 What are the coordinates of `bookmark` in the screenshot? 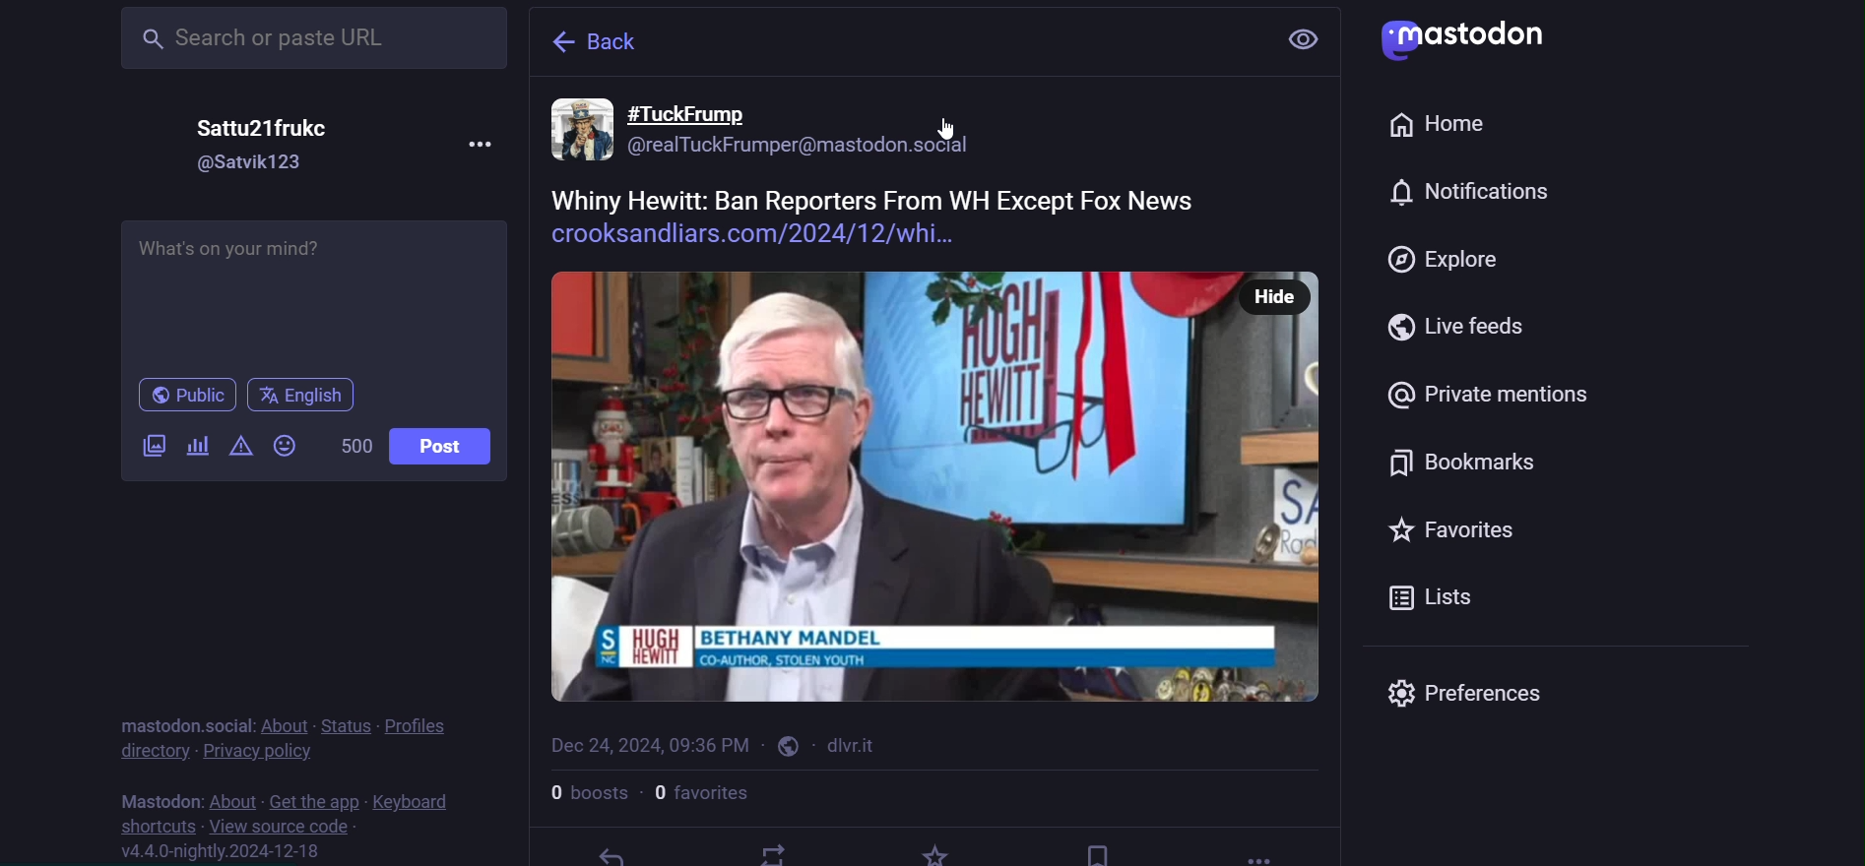 It's located at (1098, 847).